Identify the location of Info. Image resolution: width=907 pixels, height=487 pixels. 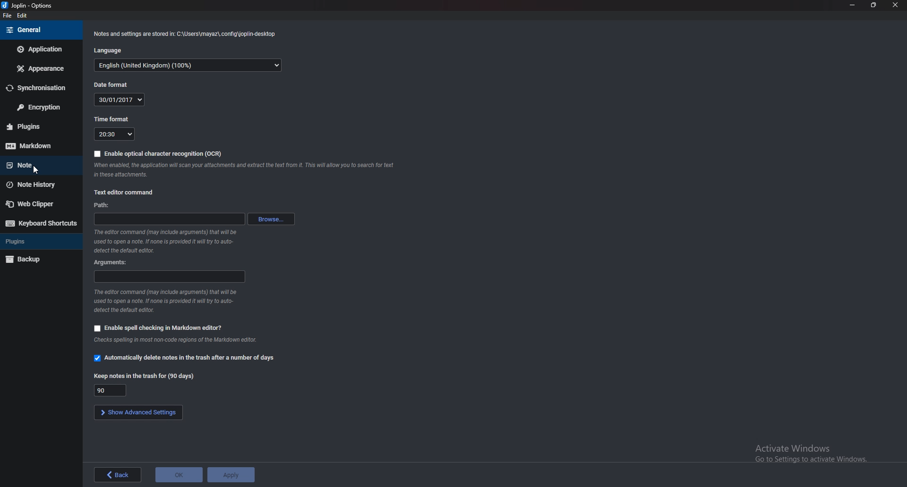
(180, 340).